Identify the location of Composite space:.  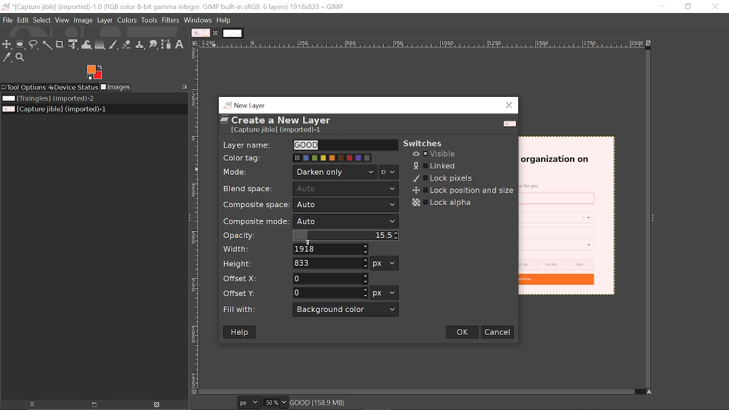
(251, 204).